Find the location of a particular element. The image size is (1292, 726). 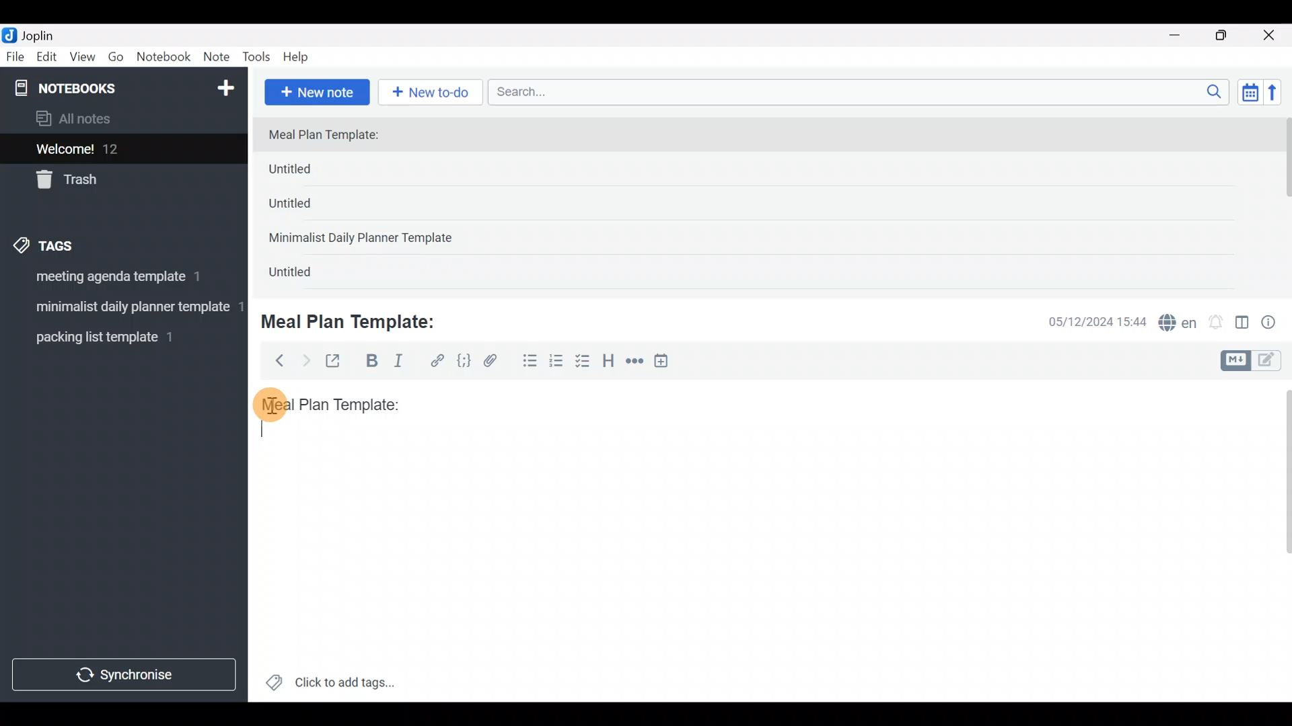

Notebook is located at coordinates (164, 57).